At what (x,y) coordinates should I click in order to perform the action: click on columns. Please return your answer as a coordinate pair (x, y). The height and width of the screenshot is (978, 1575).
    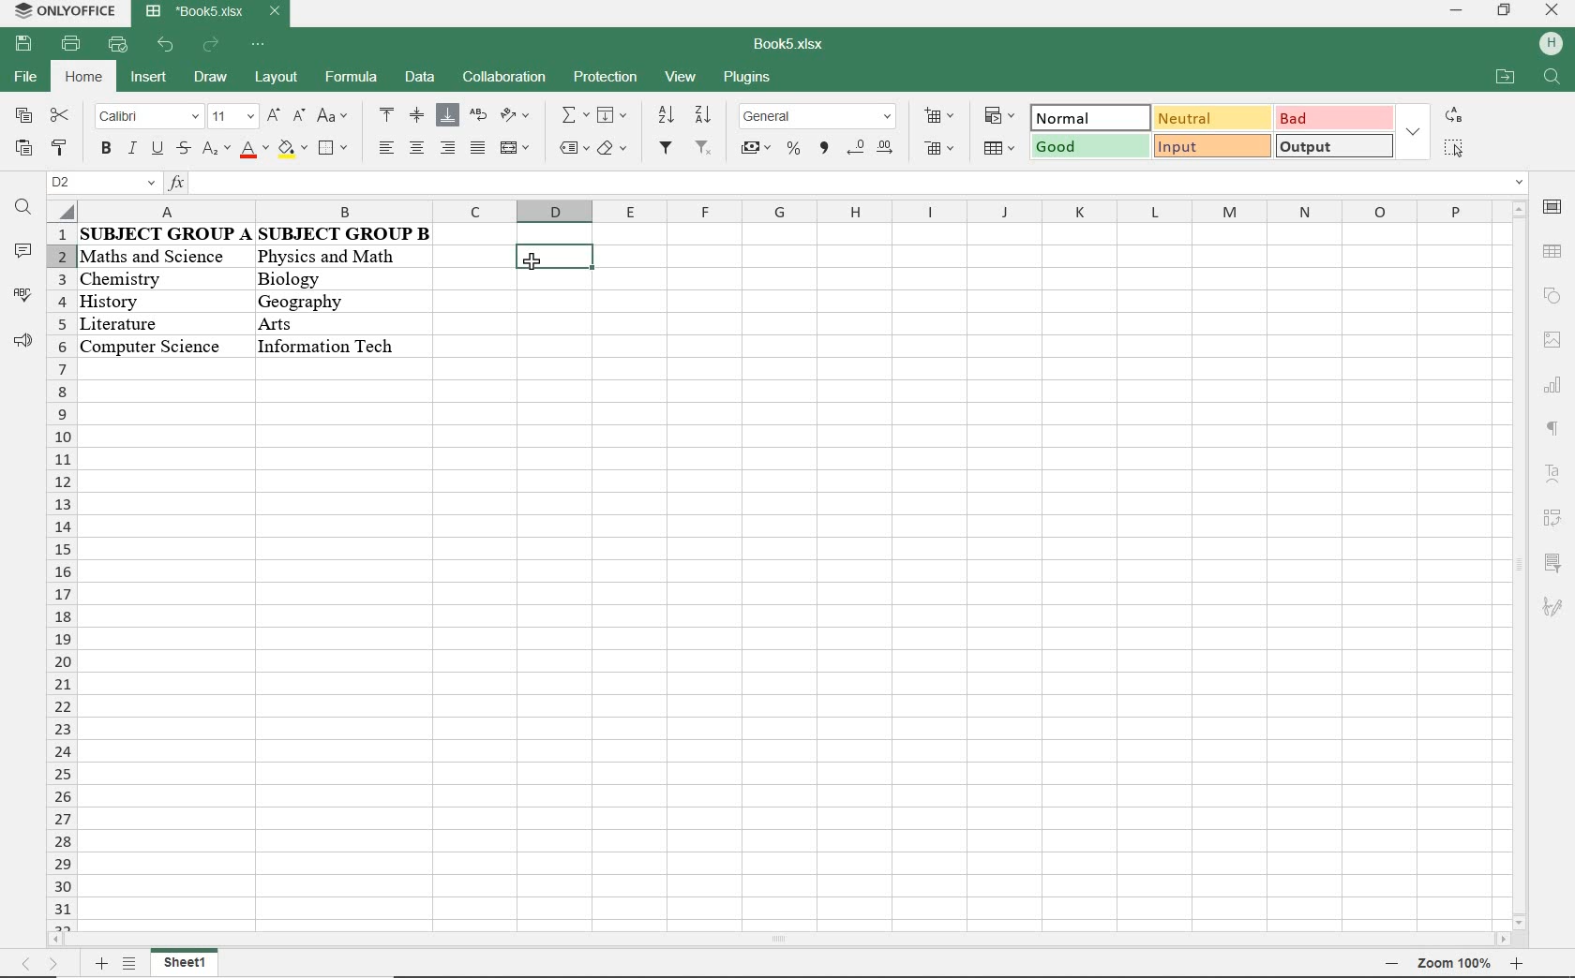
    Looking at the image, I should click on (772, 211).